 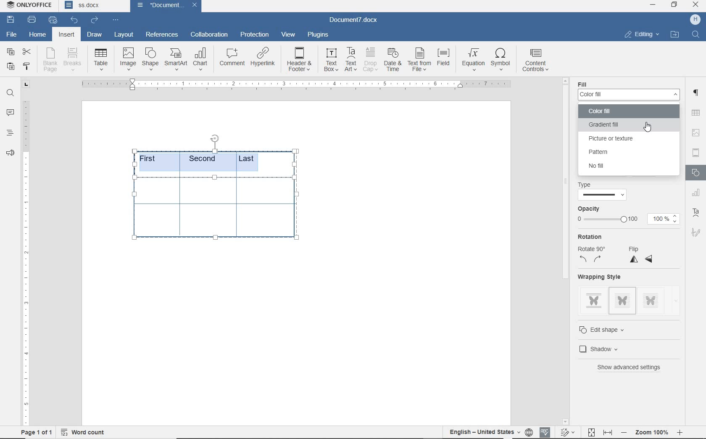 I want to click on style 1, so click(x=594, y=299).